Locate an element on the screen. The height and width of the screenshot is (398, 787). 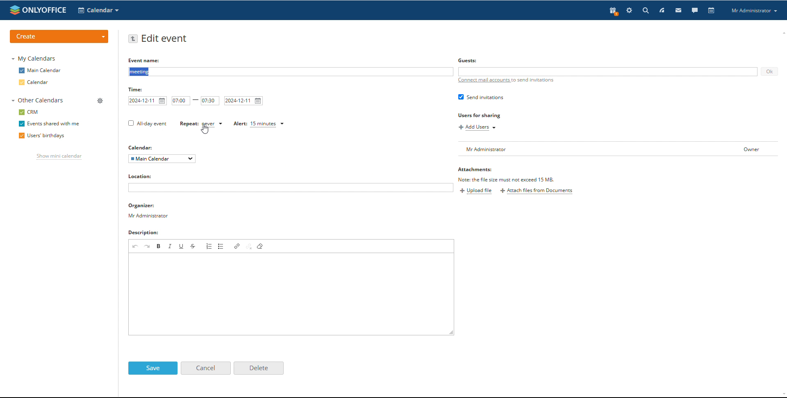
calendar is located at coordinates (712, 10).